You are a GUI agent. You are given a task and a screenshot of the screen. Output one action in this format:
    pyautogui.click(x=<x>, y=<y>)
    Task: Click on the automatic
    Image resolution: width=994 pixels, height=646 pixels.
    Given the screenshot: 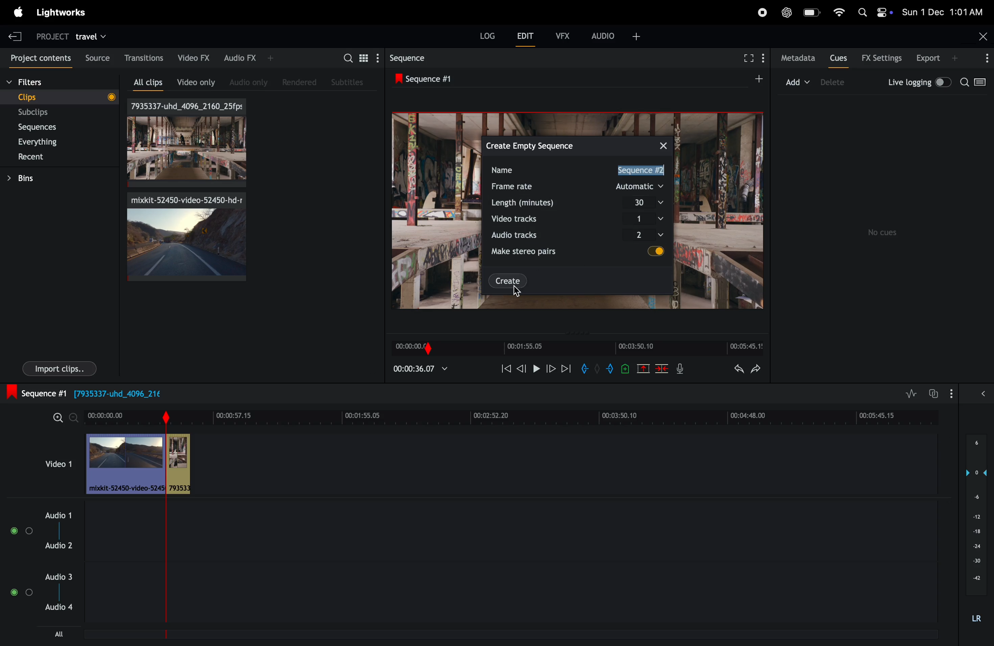 What is the action you would take?
    pyautogui.click(x=642, y=187)
    